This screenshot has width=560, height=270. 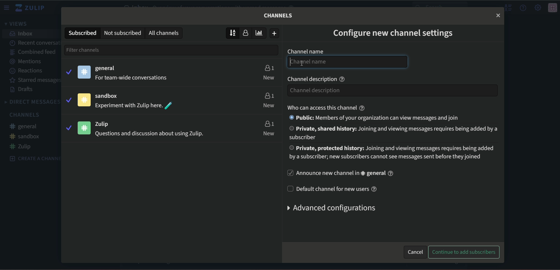 What do you see at coordinates (261, 33) in the screenshot?
I see `poll` at bounding box center [261, 33].